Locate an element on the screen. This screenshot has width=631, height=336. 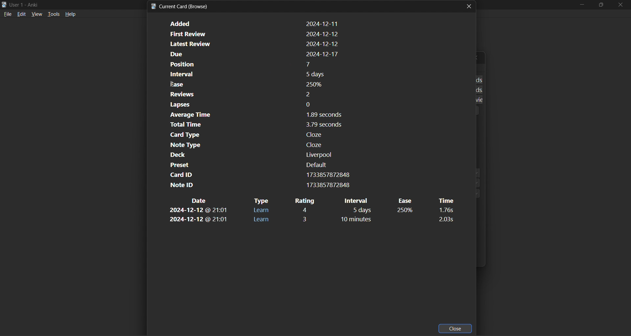
rating is located at coordinates (307, 218).